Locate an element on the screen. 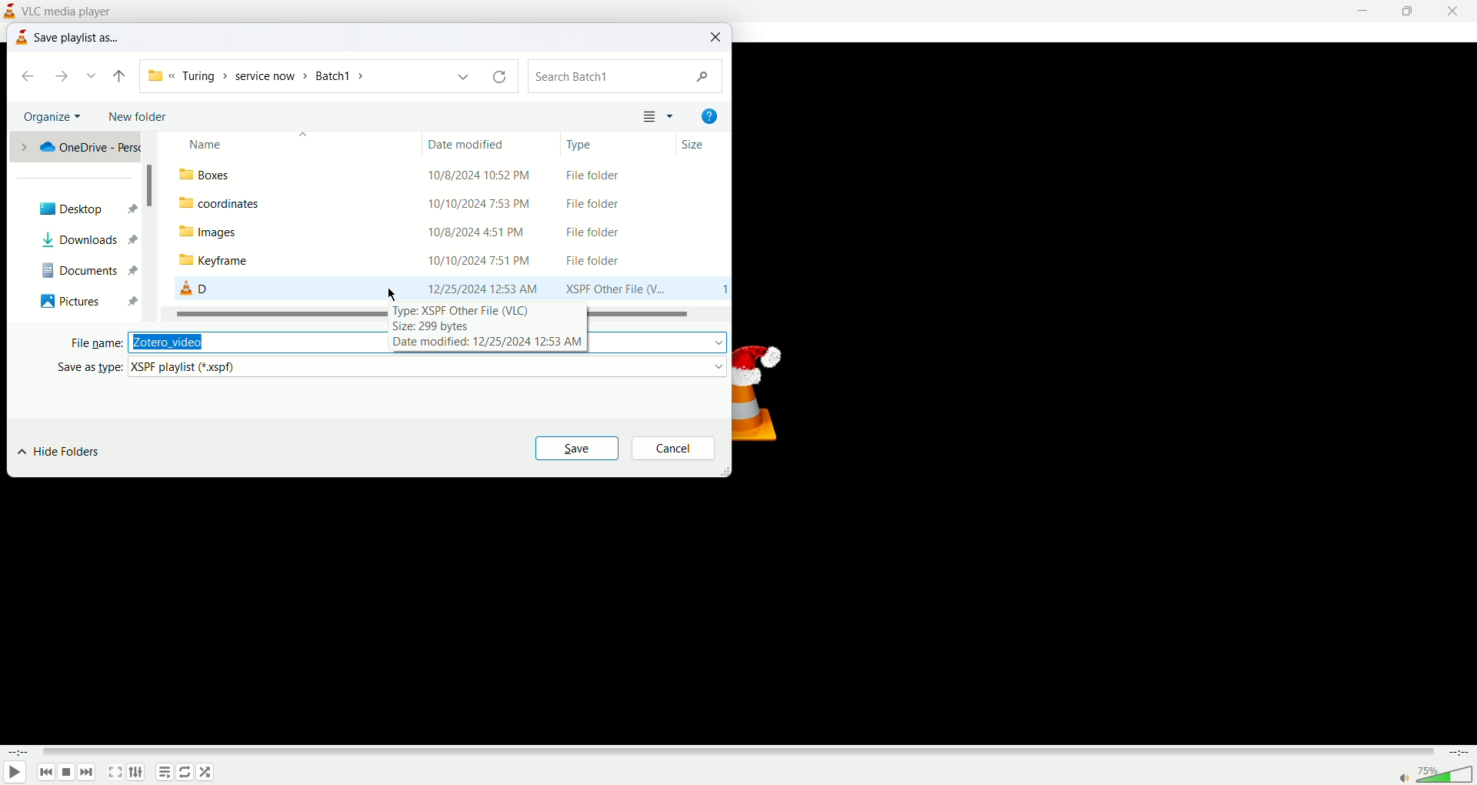 Image resolution: width=1477 pixels, height=785 pixels. help is located at coordinates (708, 116).